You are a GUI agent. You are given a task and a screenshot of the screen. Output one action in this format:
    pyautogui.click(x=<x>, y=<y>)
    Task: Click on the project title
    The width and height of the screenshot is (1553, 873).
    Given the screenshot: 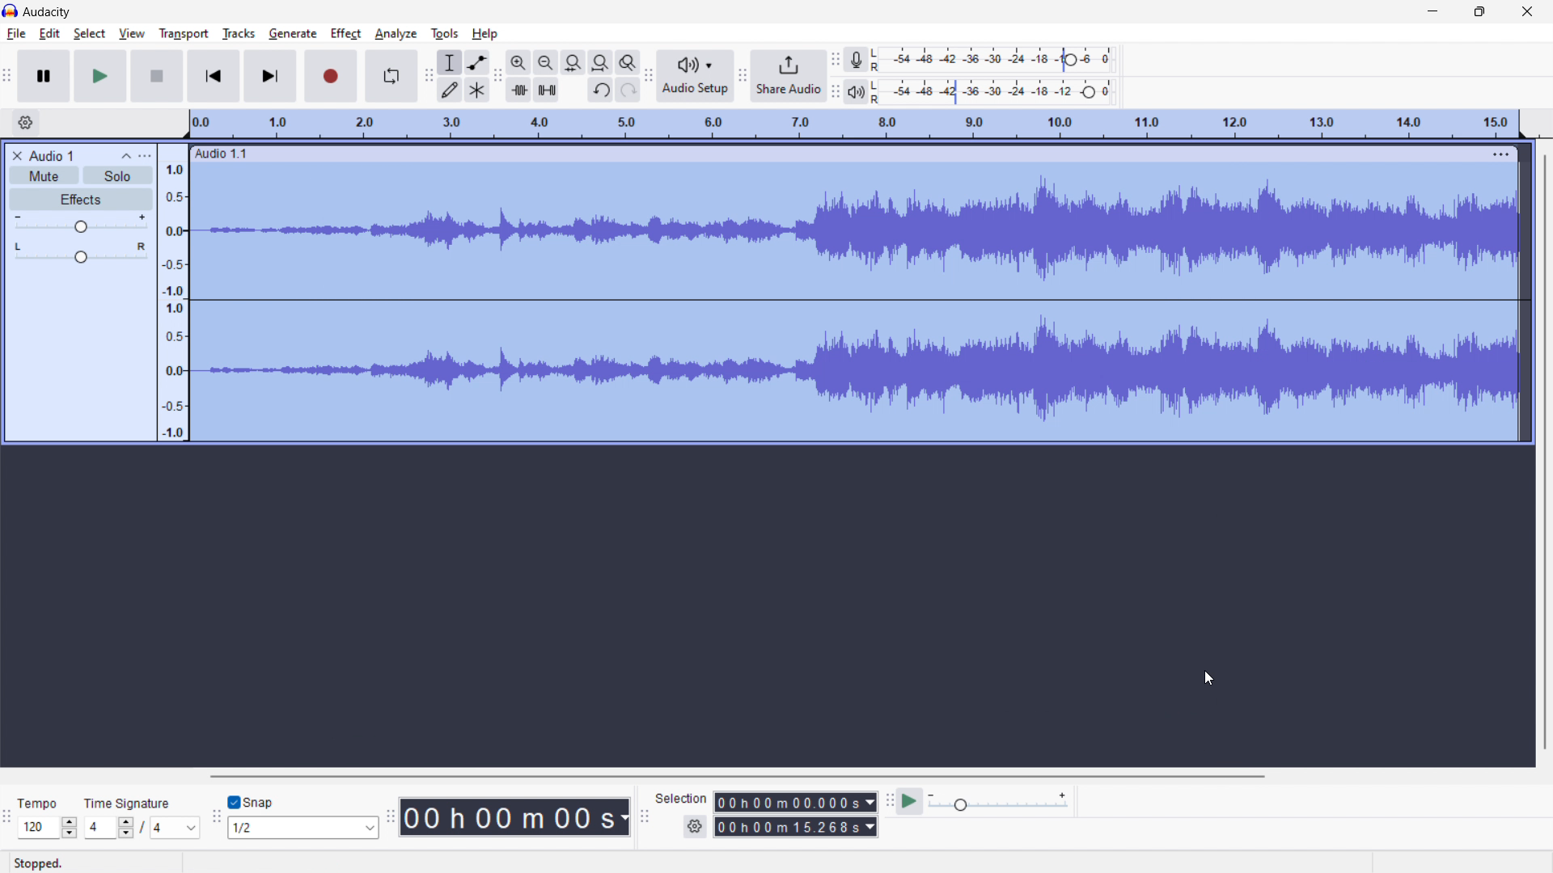 What is the action you would take?
    pyautogui.click(x=52, y=156)
    